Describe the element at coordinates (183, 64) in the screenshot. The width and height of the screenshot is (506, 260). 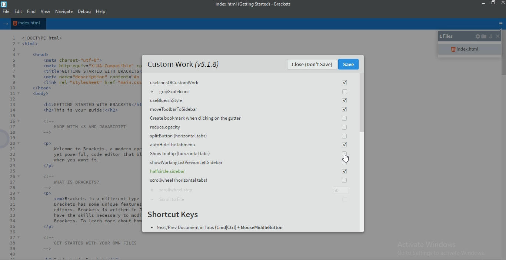
I see `Custom Work (v5.1.8)` at that location.